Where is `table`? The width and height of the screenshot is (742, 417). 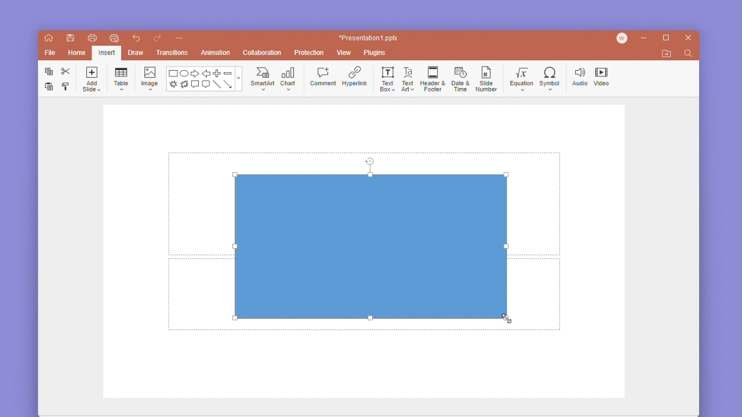 table is located at coordinates (122, 78).